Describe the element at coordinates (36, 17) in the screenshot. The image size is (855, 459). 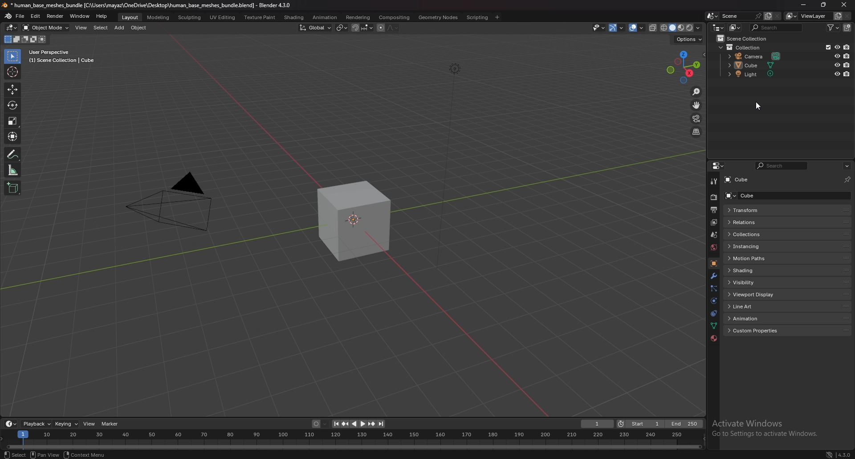
I see `edit` at that location.